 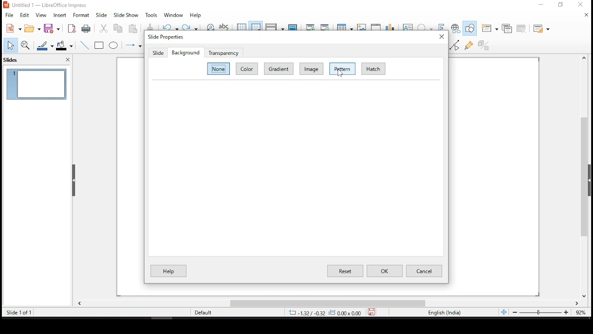 What do you see at coordinates (323, 313) in the screenshot?
I see `-1.32/-0.32` at bounding box center [323, 313].